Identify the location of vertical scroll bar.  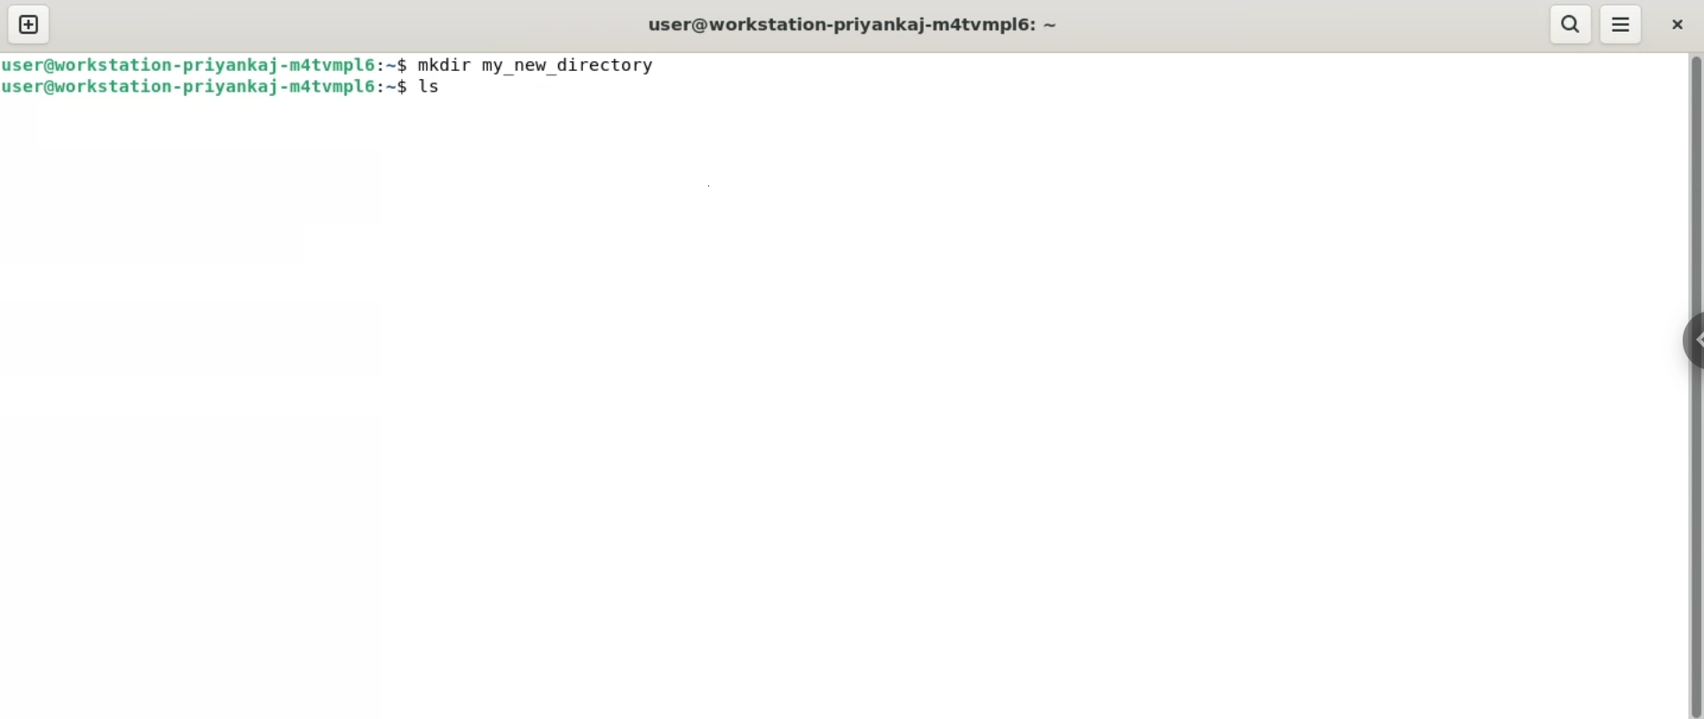
(1693, 386).